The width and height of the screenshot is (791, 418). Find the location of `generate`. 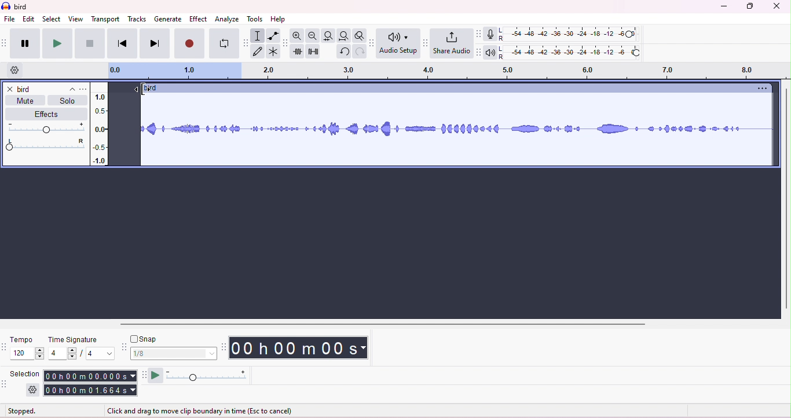

generate is located at coordinates (167, 19).